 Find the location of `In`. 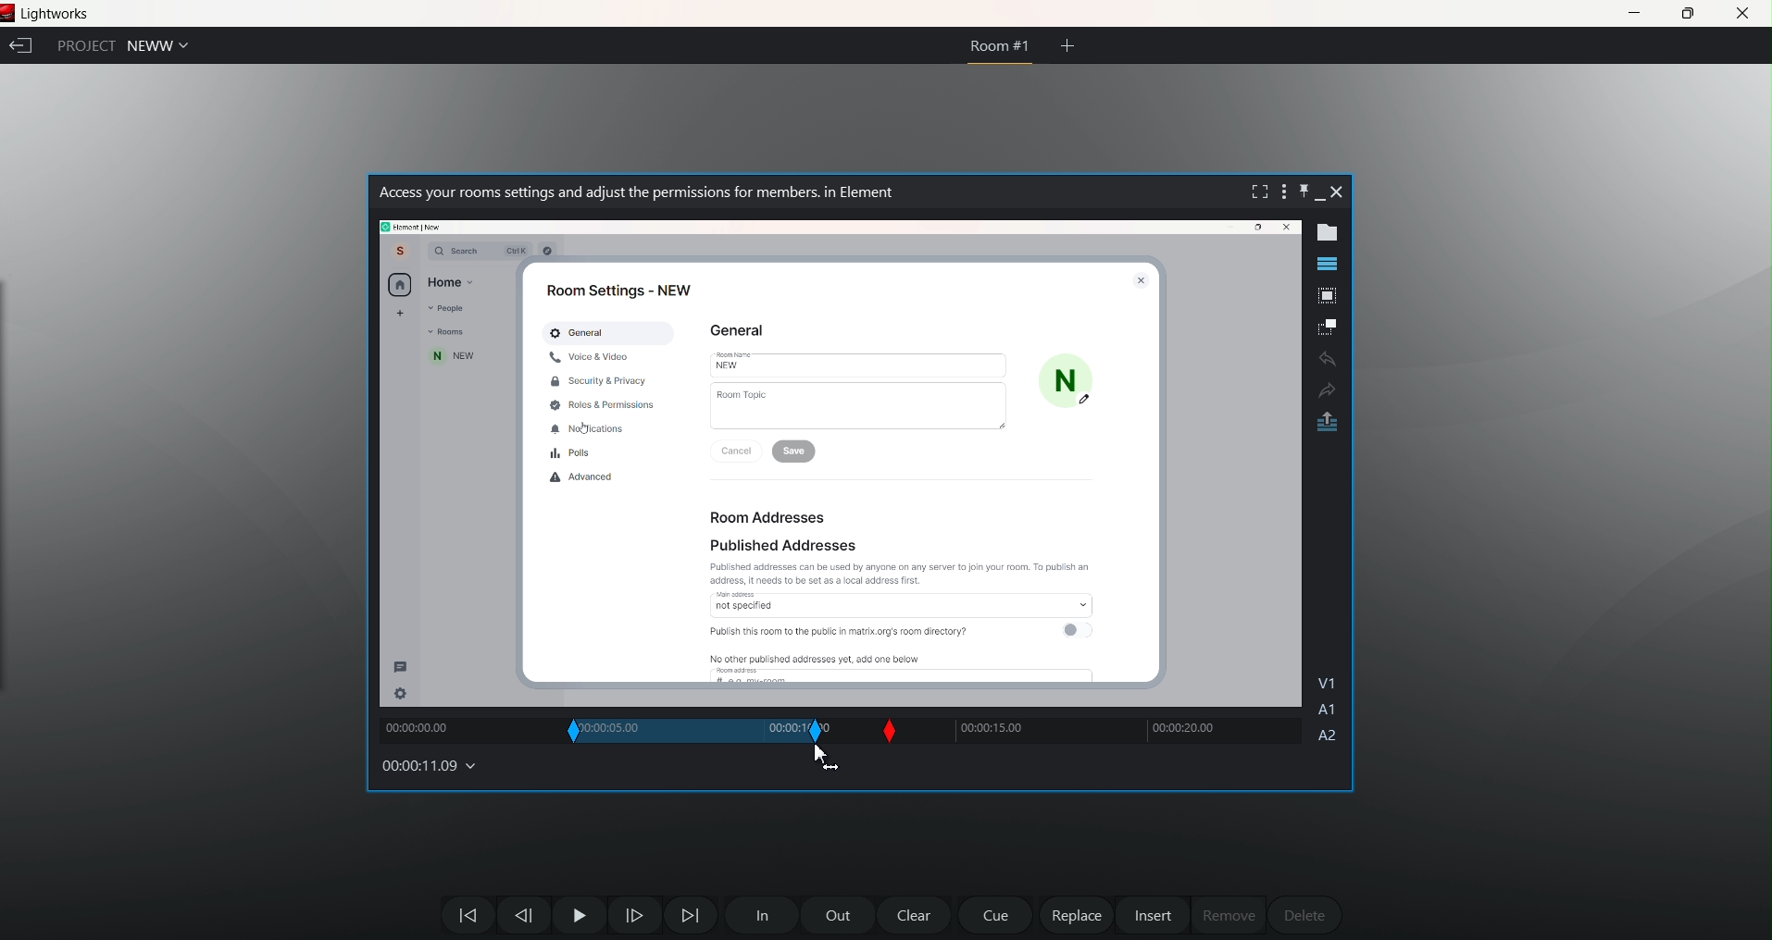

In is located at coordinates (760, 913).